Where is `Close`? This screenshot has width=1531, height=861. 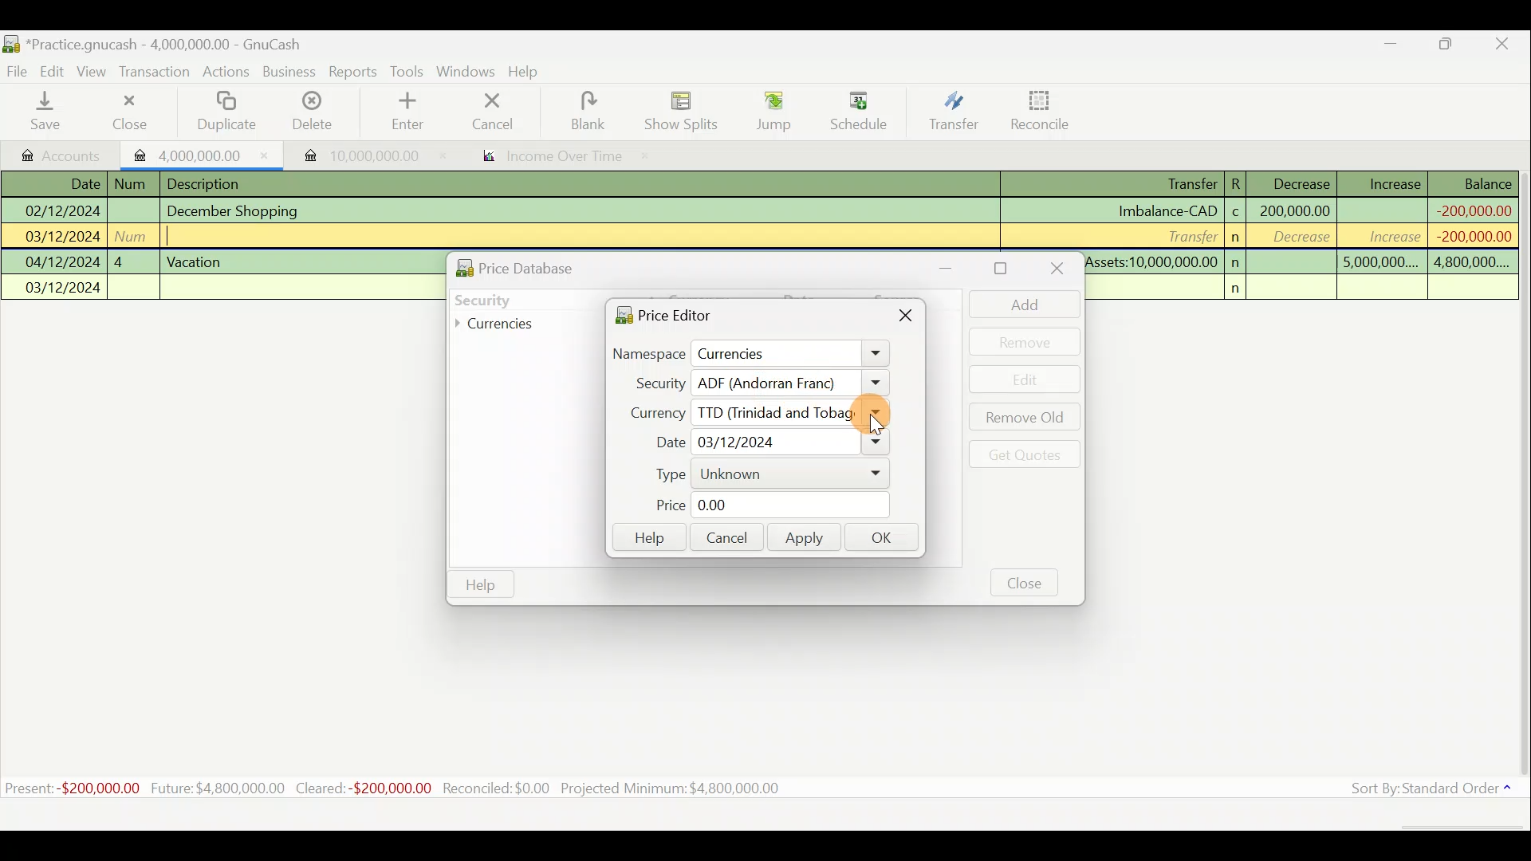
Close is located at coordinates (907, 319).